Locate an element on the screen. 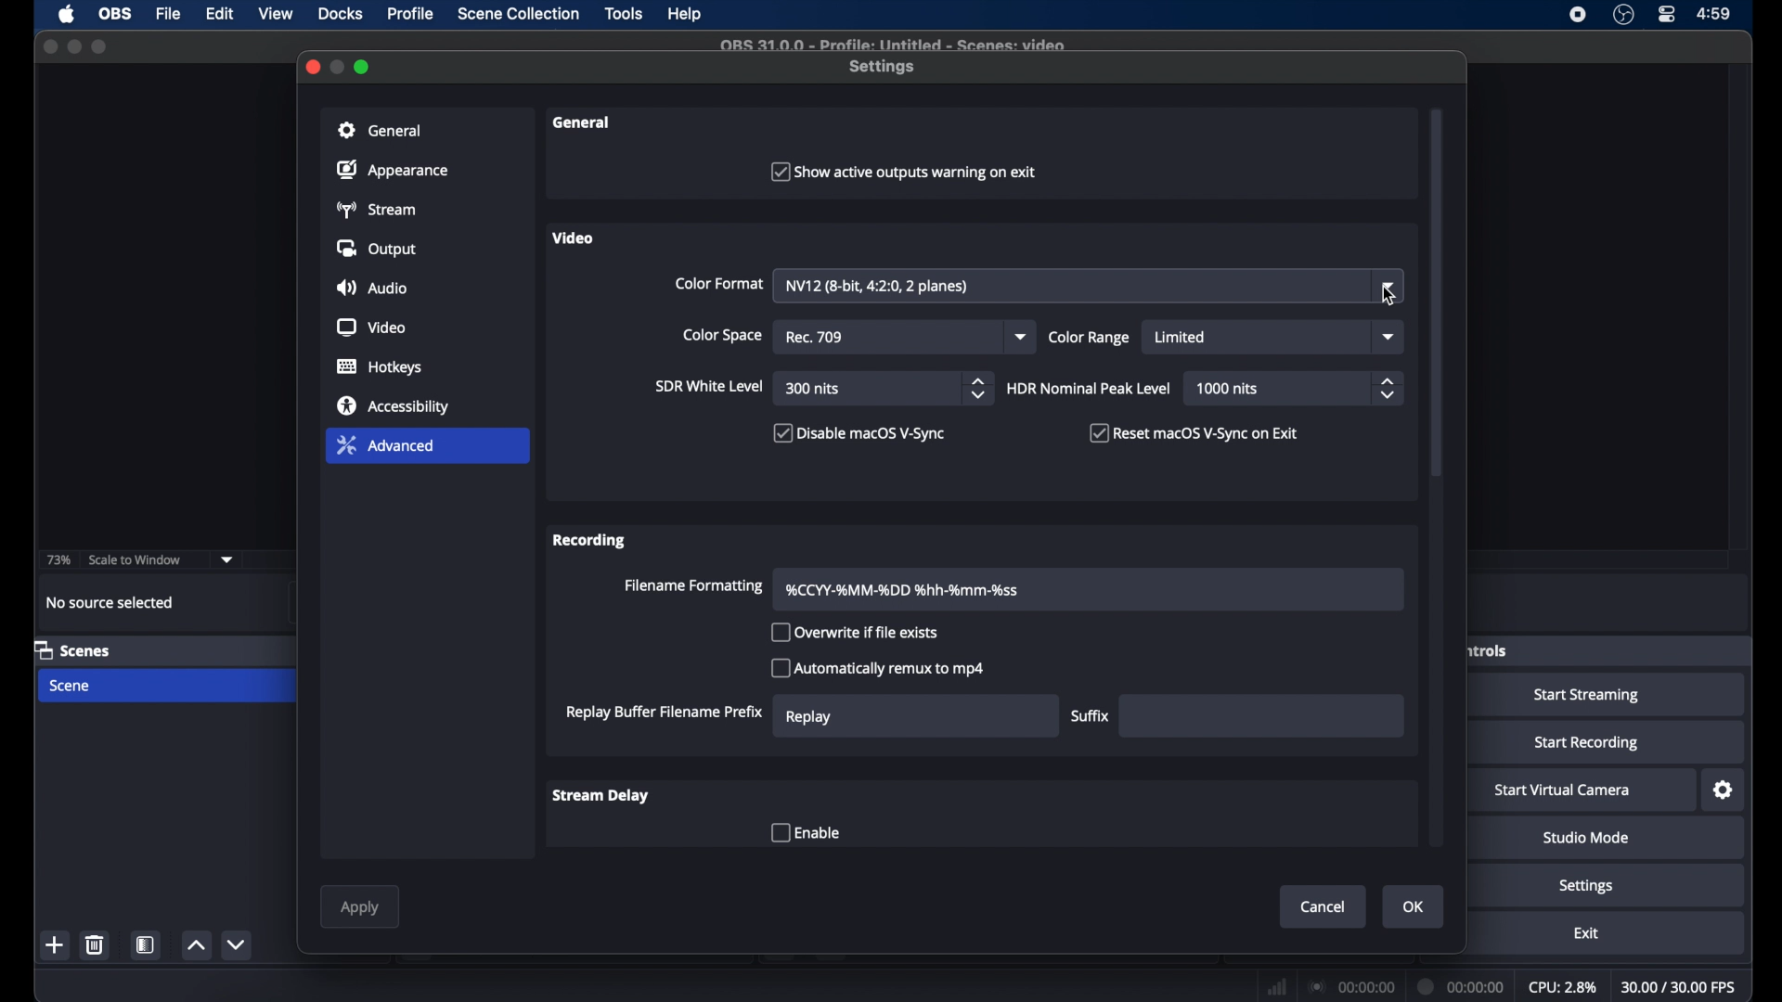 Image resolution: width=1782 pixels, height=1002 pixels. NV12 (8-bit, 4:2:0, 2 planes) is located at coordinates (883, 286).